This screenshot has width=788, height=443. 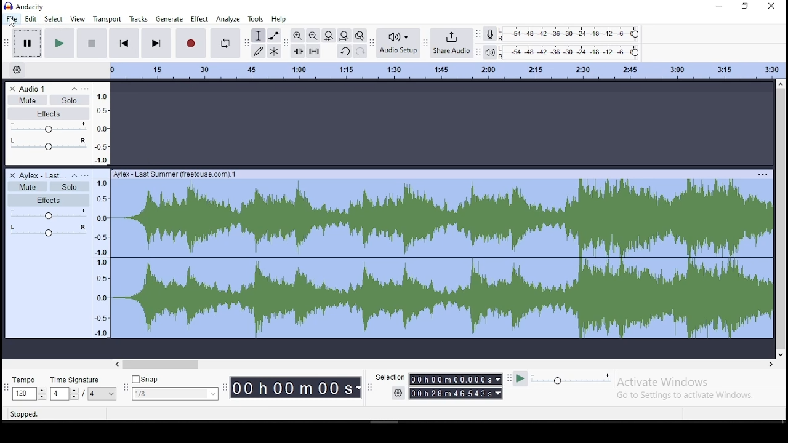 I want to click on minimize, so click(x=717, y=6).